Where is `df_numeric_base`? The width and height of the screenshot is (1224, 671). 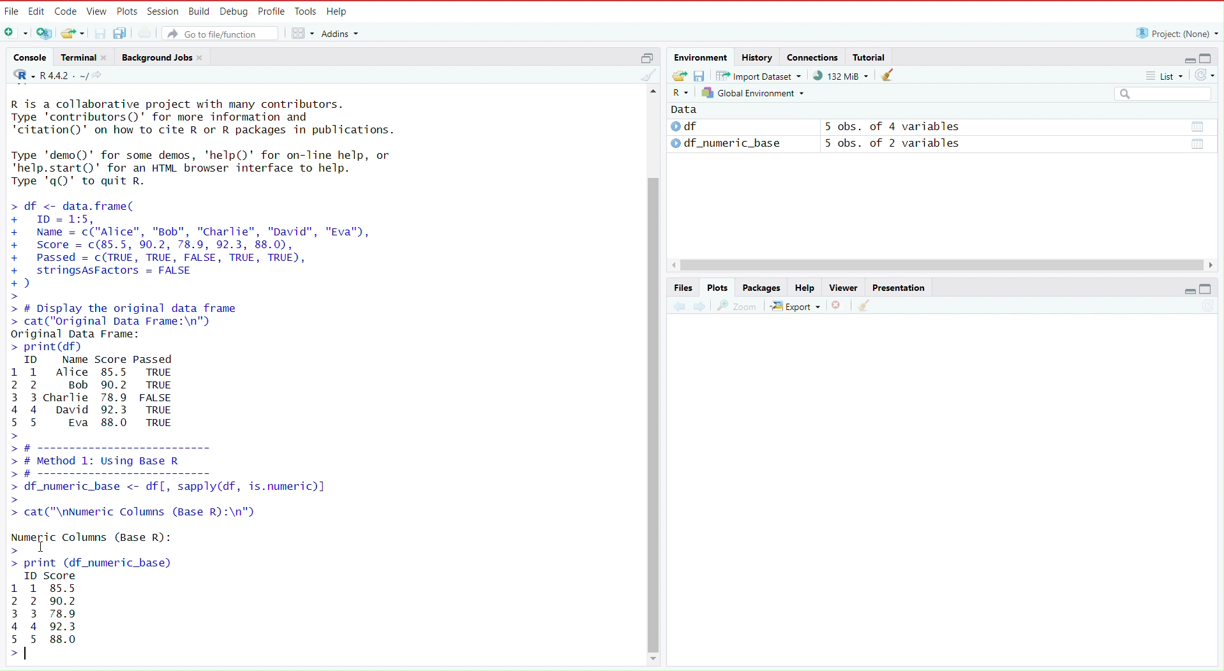 df_numeric_base is located at coordinates (735, 144).